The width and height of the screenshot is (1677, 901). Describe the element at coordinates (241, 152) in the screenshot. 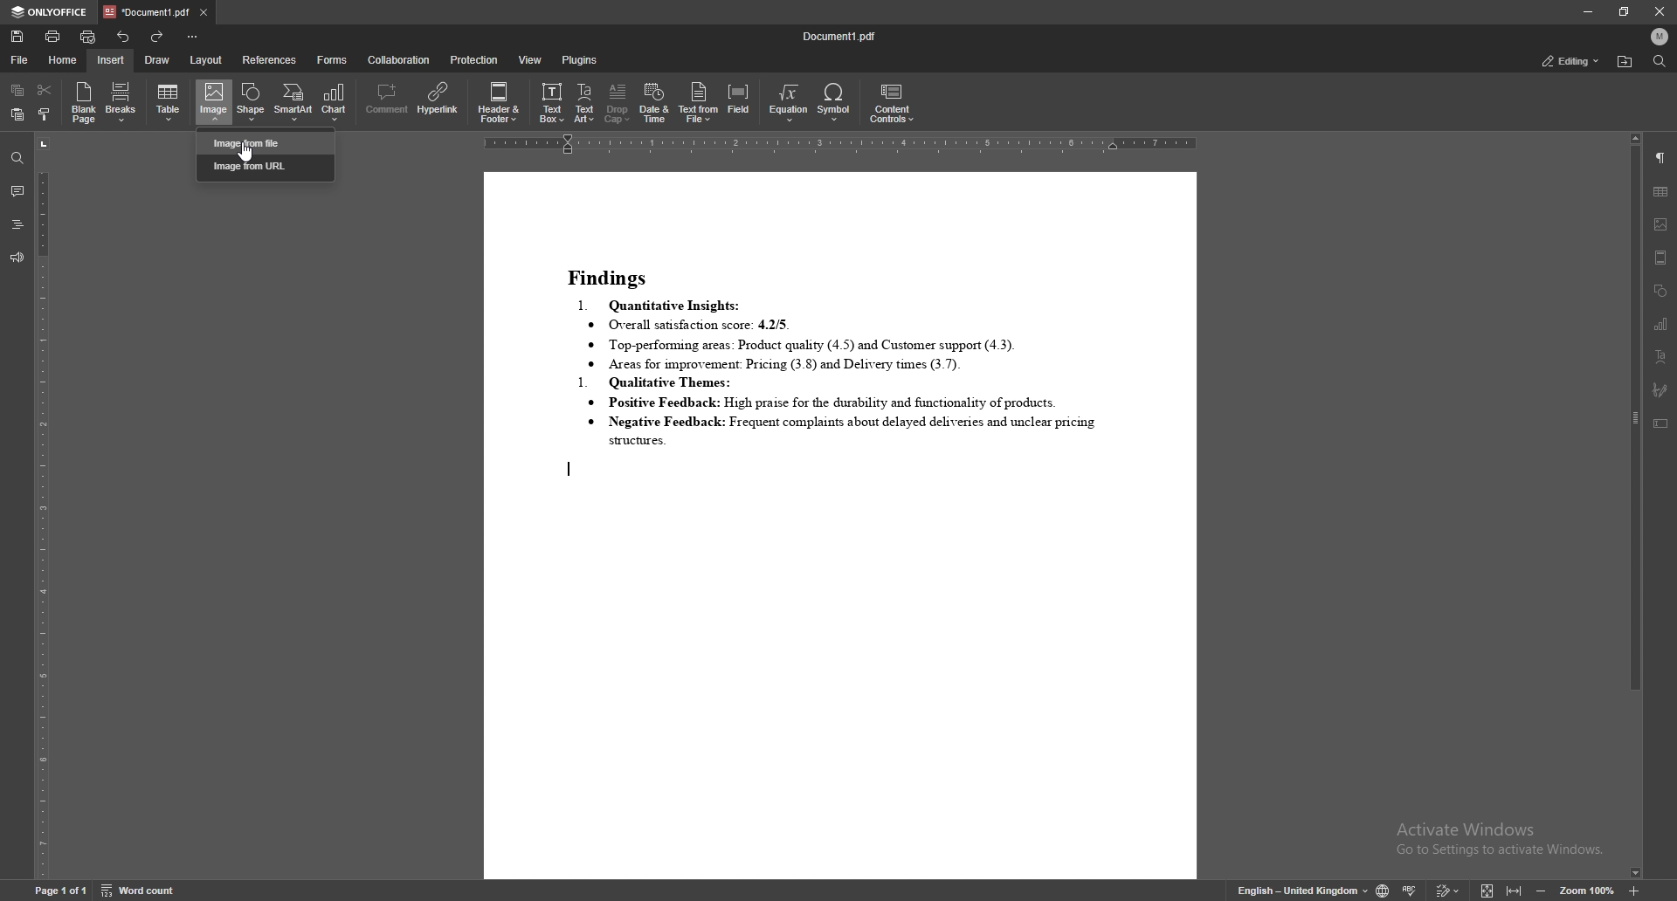

I see `cursor` at that location.